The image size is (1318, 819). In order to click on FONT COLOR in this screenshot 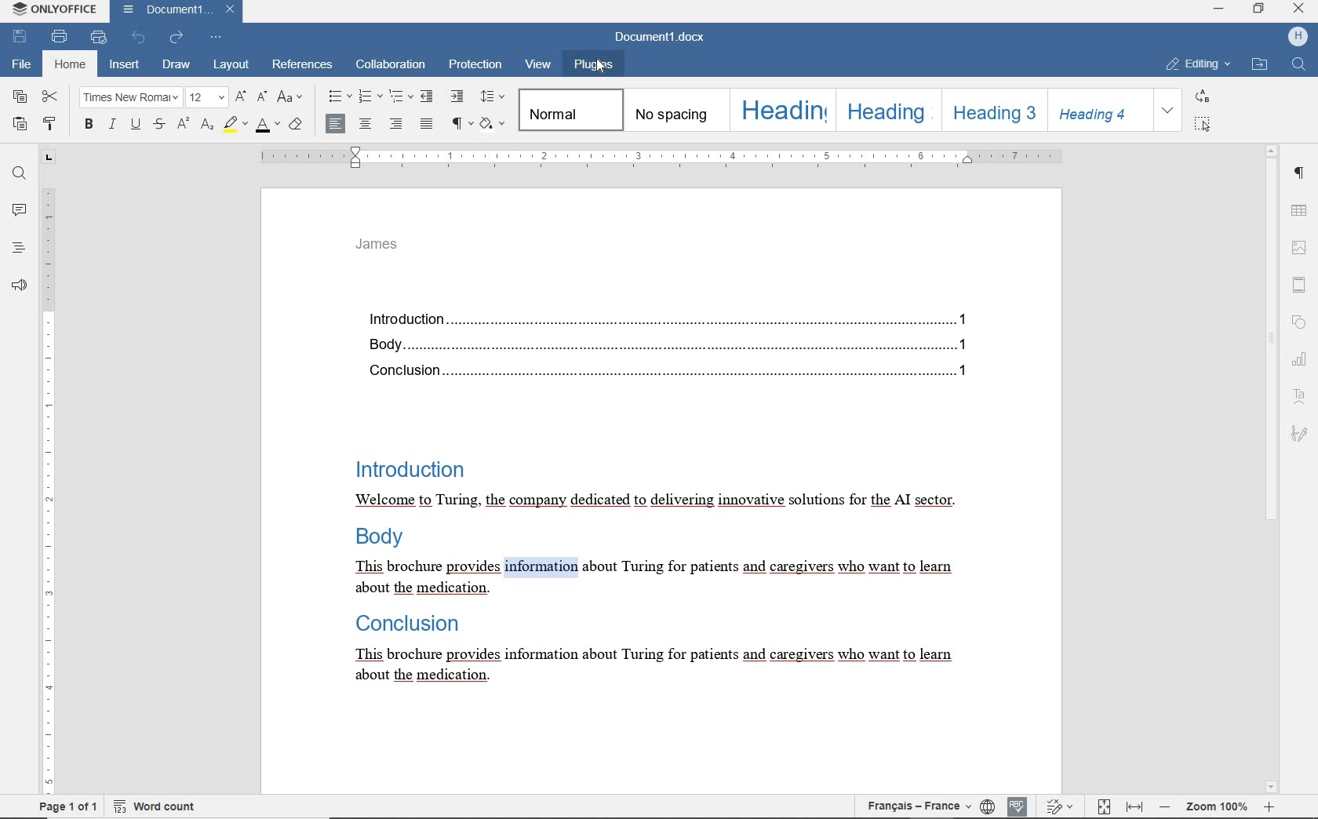, I will do `click(268, 128)`.